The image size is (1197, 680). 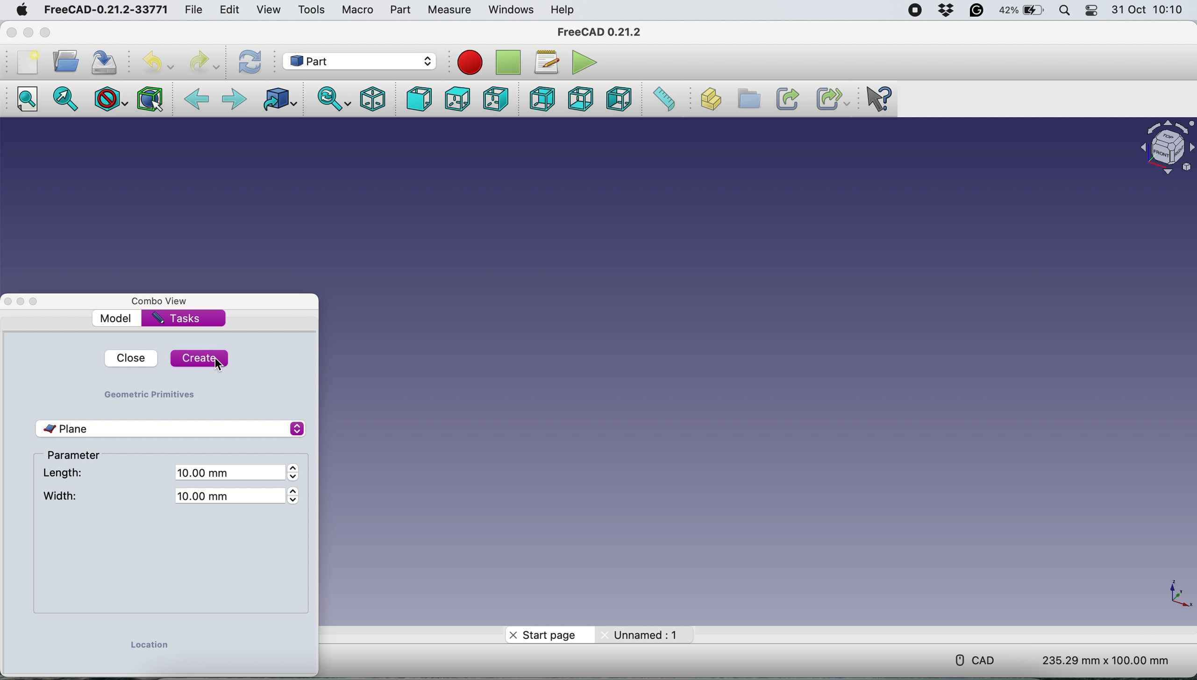 What do you see at coordinates (313, 9) in the screenshot?
I see `Tools` at bounding box center [313, 9].